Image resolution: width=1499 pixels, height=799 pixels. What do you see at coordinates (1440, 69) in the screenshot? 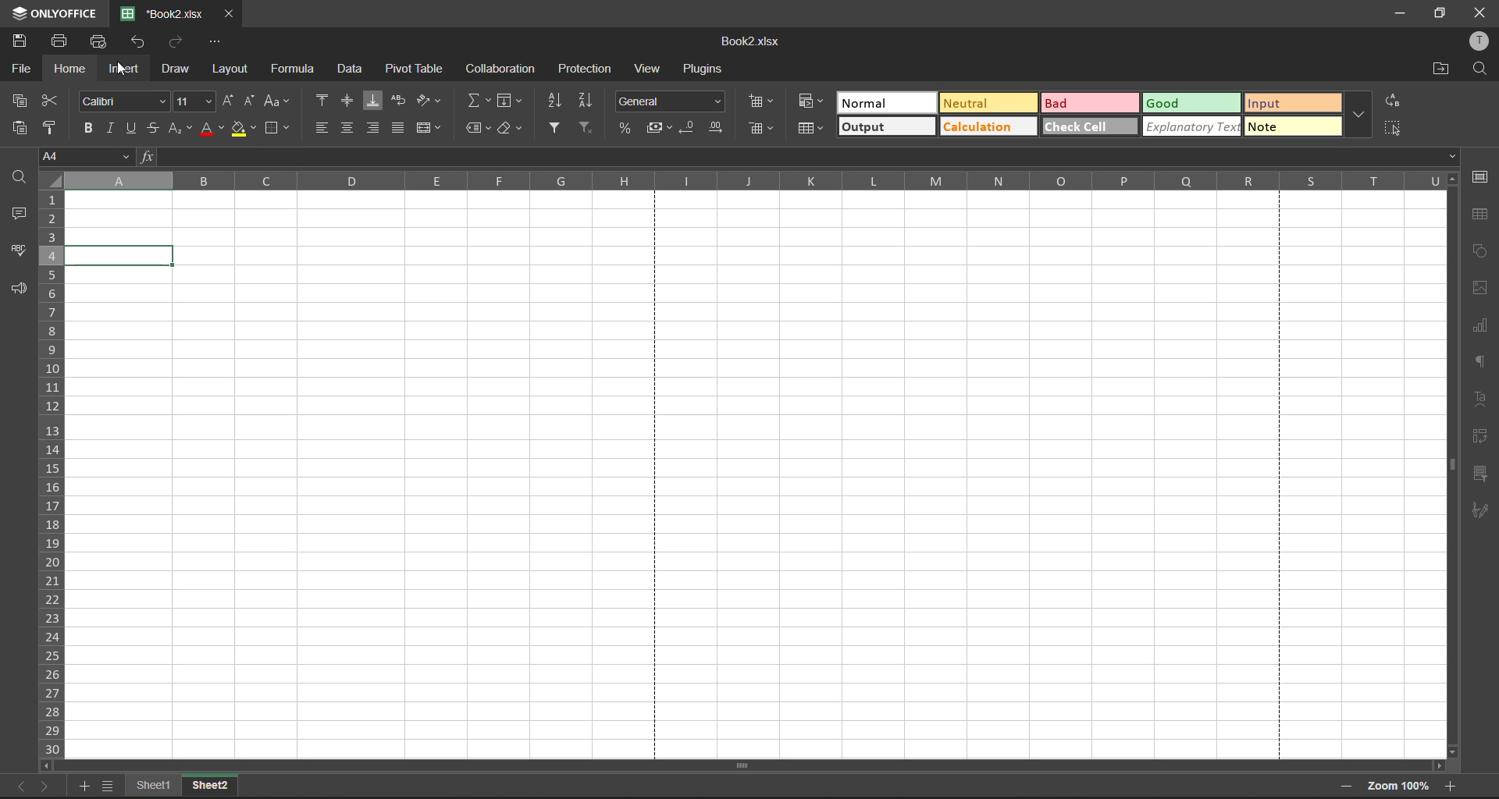
I see `open location` at bounding box center [1440, 69].